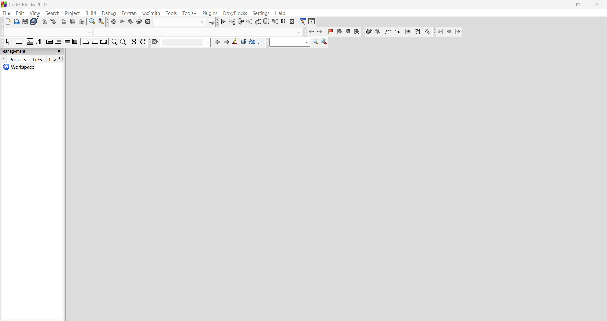 The image size is (607, 321). Describe the element at coordinates (102, 22) in the screenshot. I see `replace` at that location.